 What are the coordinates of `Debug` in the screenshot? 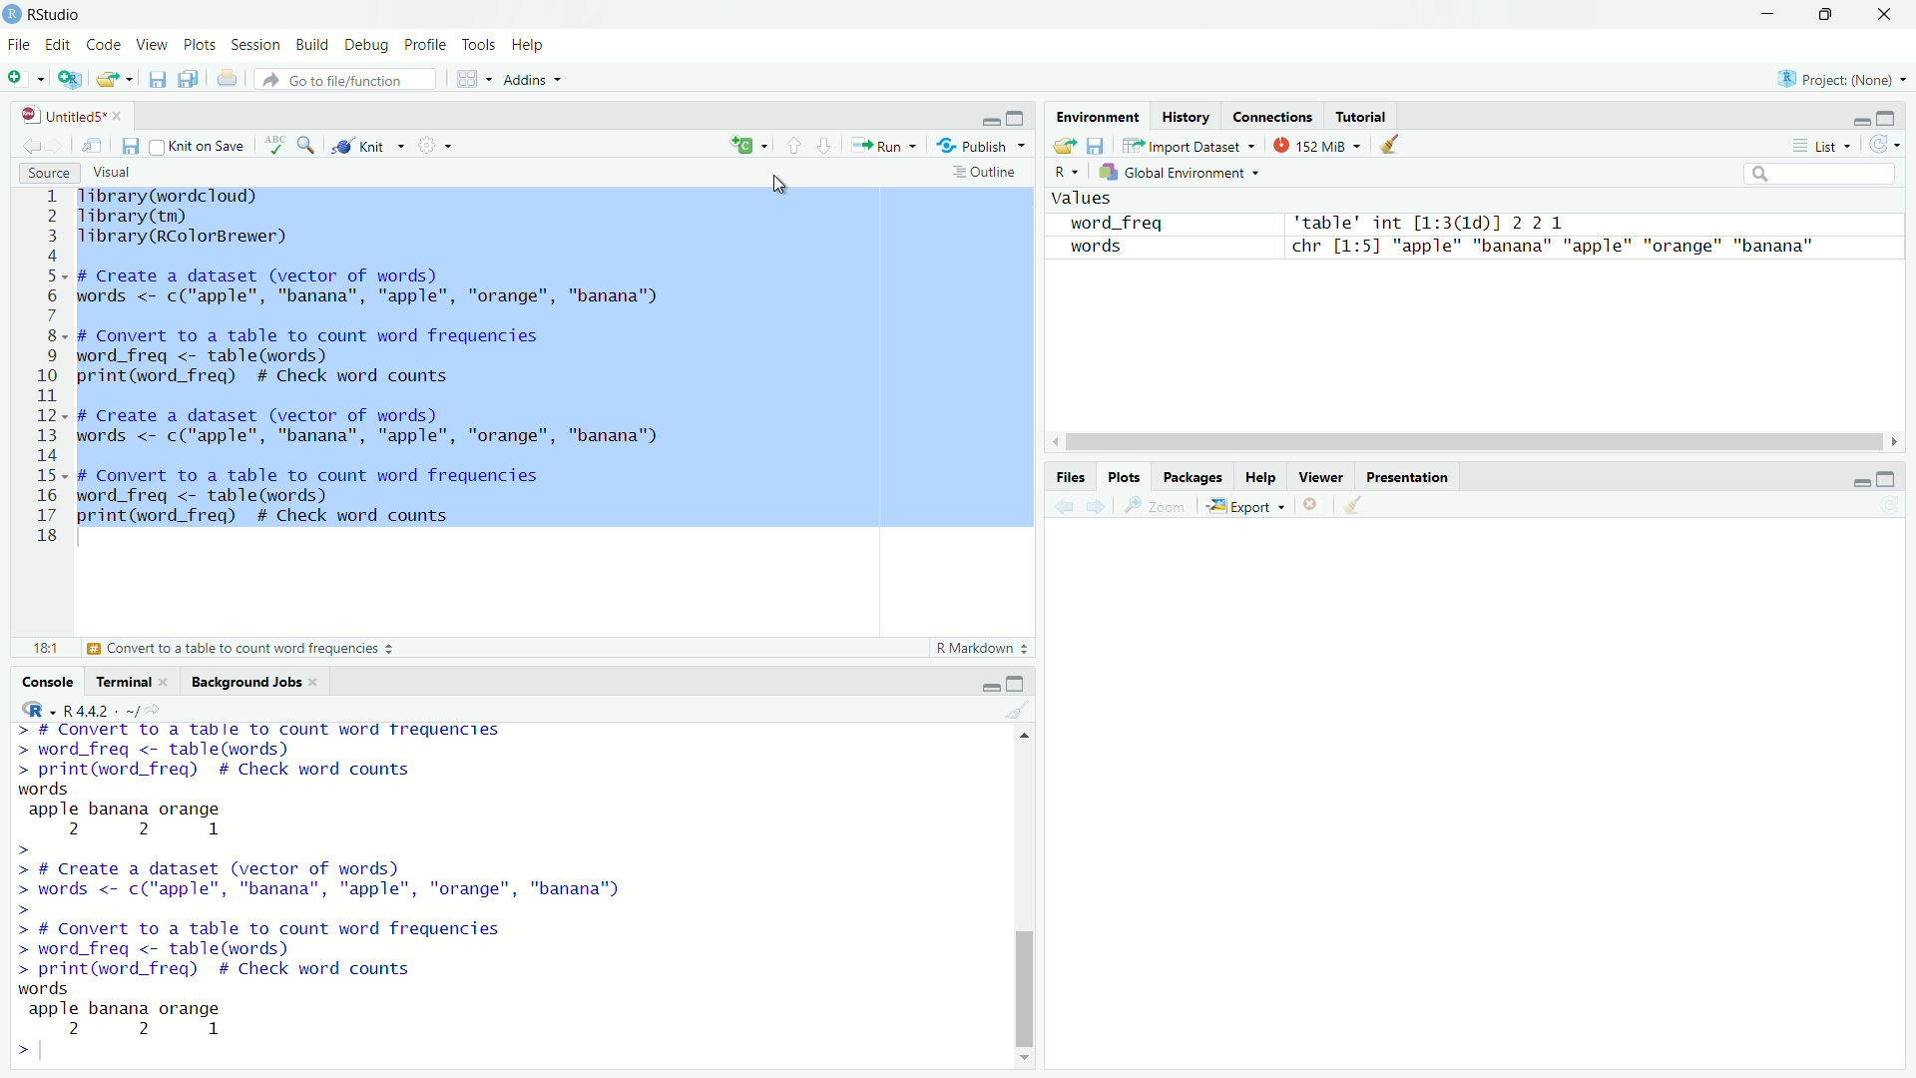 It's located at (365, 48).